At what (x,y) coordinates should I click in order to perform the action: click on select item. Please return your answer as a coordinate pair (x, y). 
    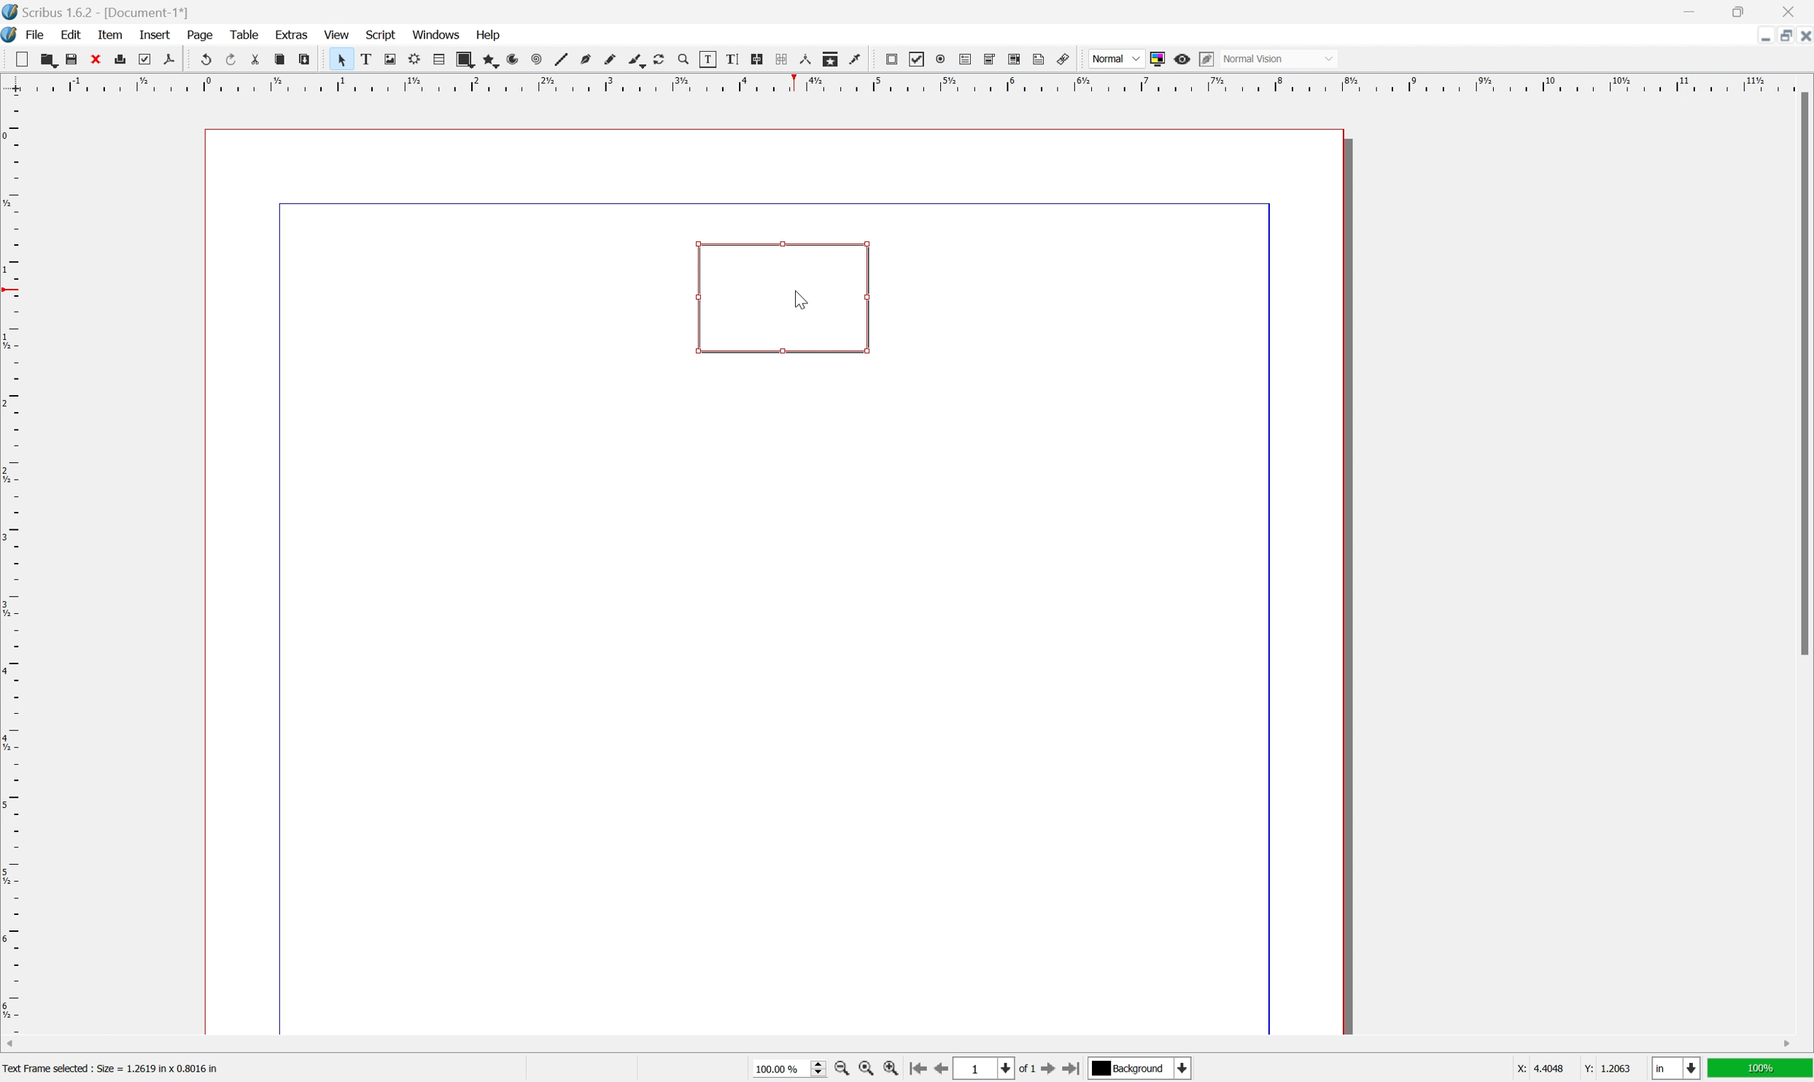
    Looking at the image, I should click on (341, 60).